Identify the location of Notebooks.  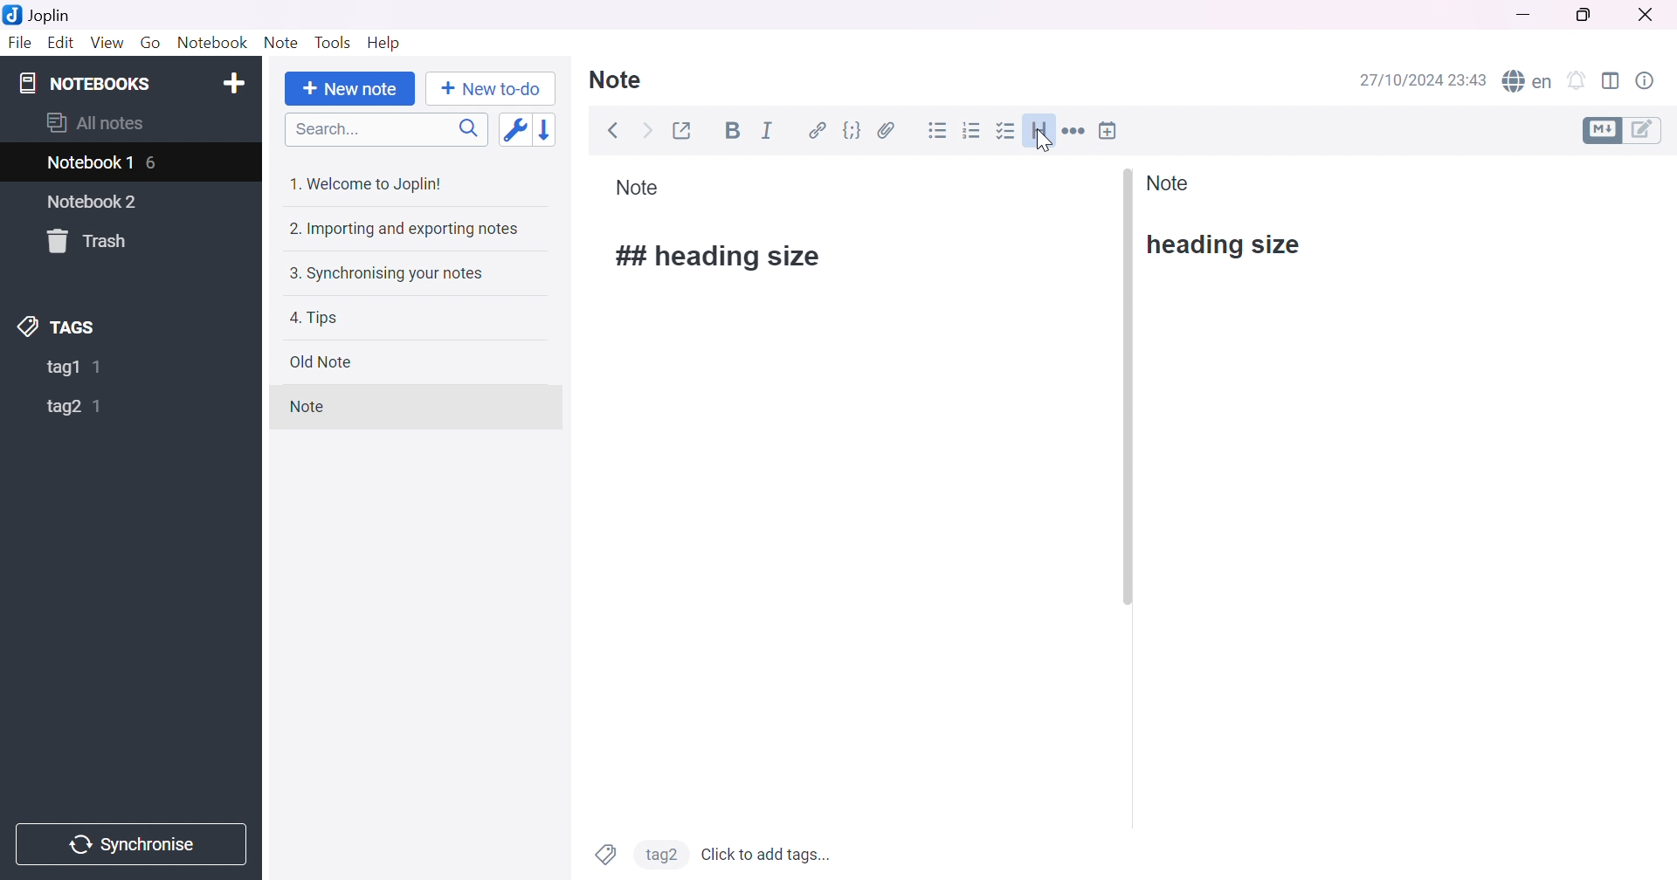
(86, 83).